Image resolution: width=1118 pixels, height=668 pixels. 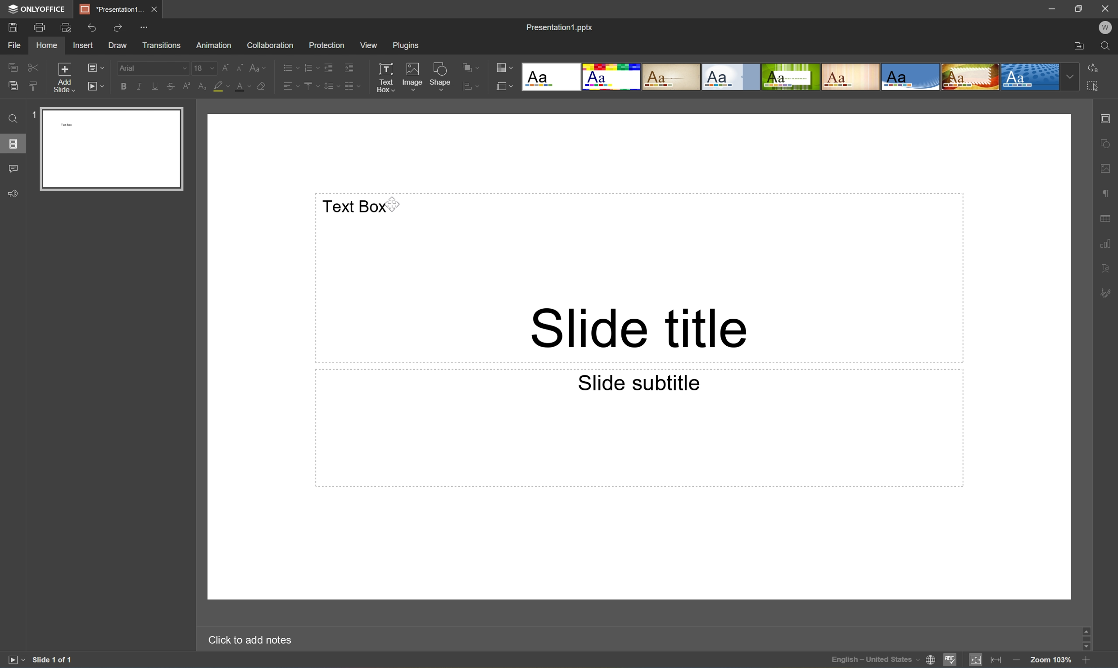 I want to click on Slide 1 of 1, so click(x=53, y=659).